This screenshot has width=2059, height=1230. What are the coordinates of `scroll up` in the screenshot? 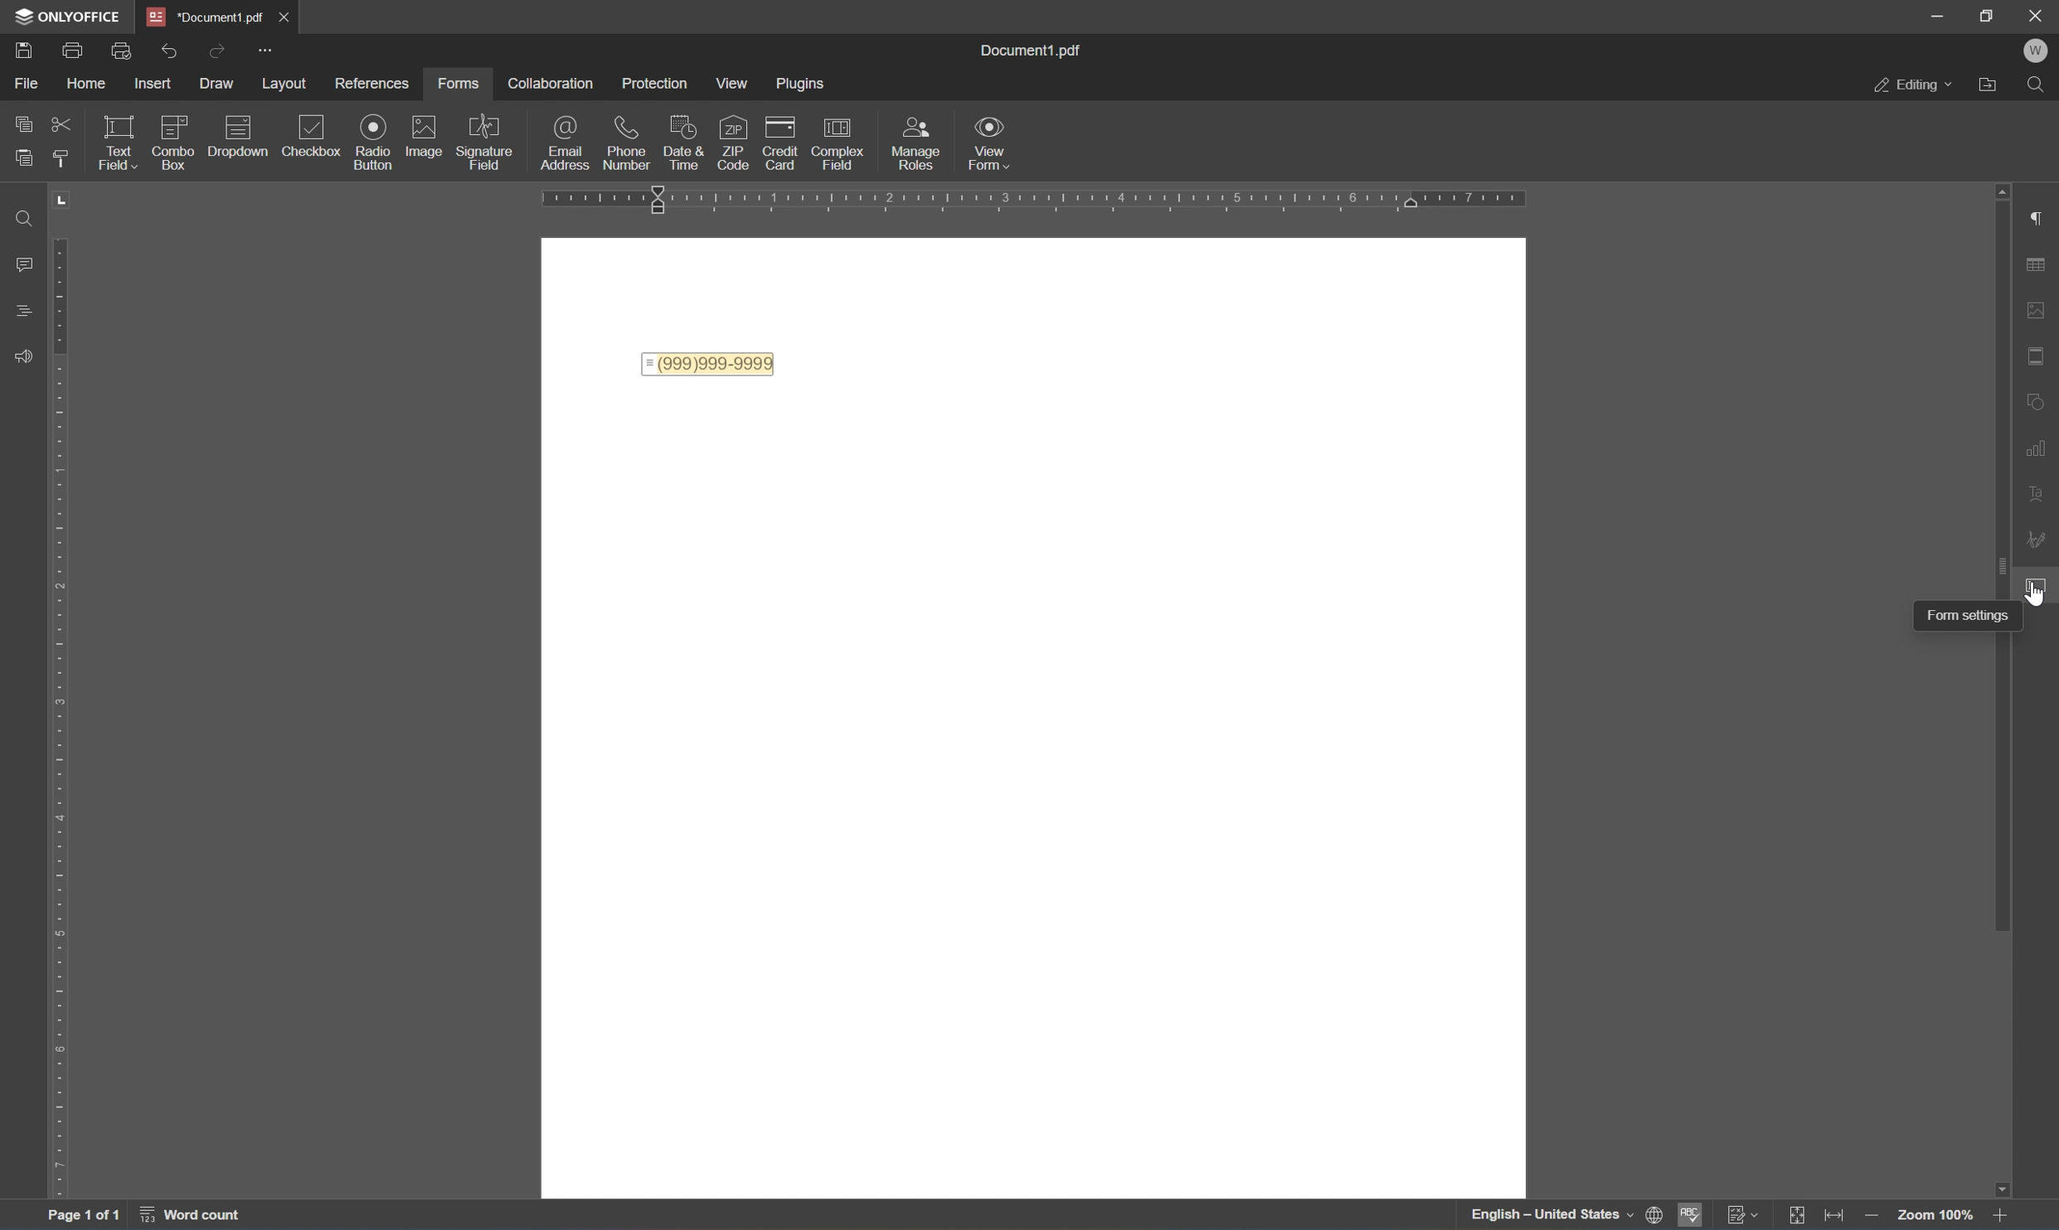 It's located at (1999, 190).